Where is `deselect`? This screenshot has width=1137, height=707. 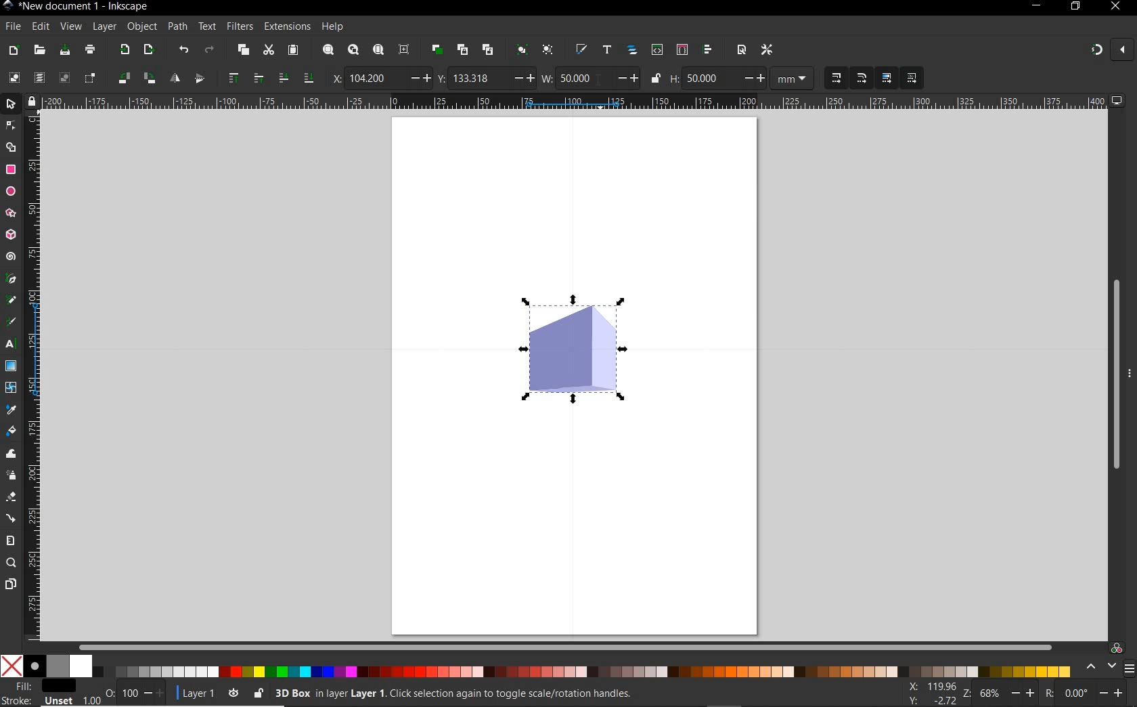
deselect is located at coordinates (64, 79).